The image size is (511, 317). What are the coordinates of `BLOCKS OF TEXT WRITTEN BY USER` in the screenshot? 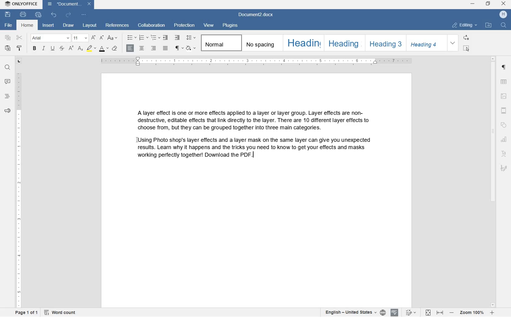 It's located at (250, 137).